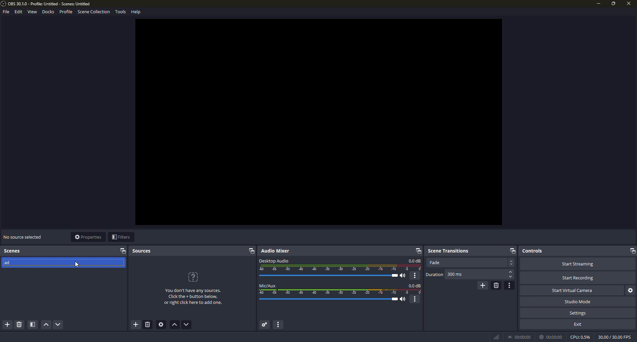  Describe the element at coordinates (511, 277) in the screenshot. I see `select down` at that location.